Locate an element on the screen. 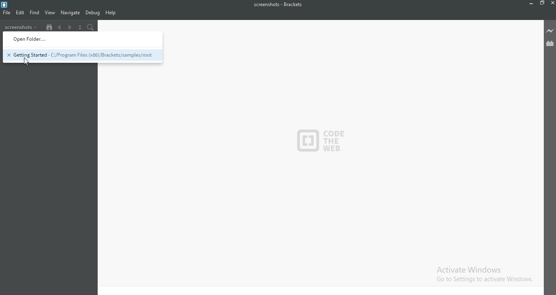 This screenshot has height=295, width=556. help is located at coordinates (110, 13).